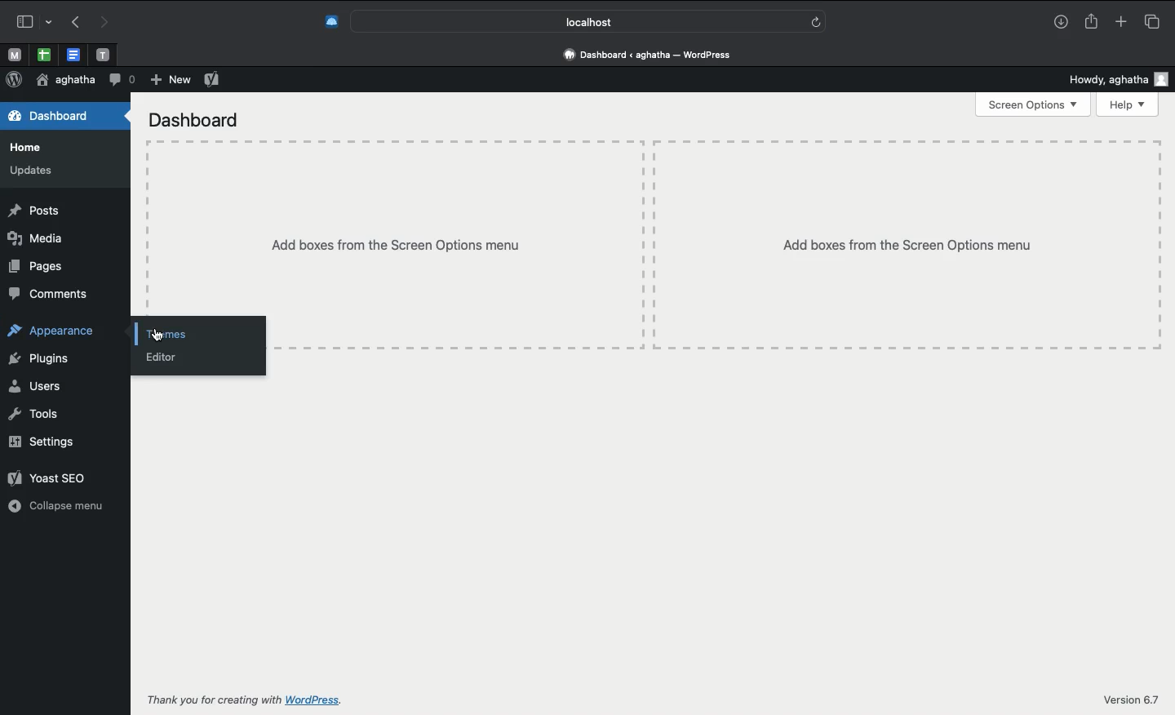 The width and height of the screenshot is (1175, 715). What do you see at coordinates (51, 117) in the screenshot?
I see `Dashboard` at bounding box center [51, 117].